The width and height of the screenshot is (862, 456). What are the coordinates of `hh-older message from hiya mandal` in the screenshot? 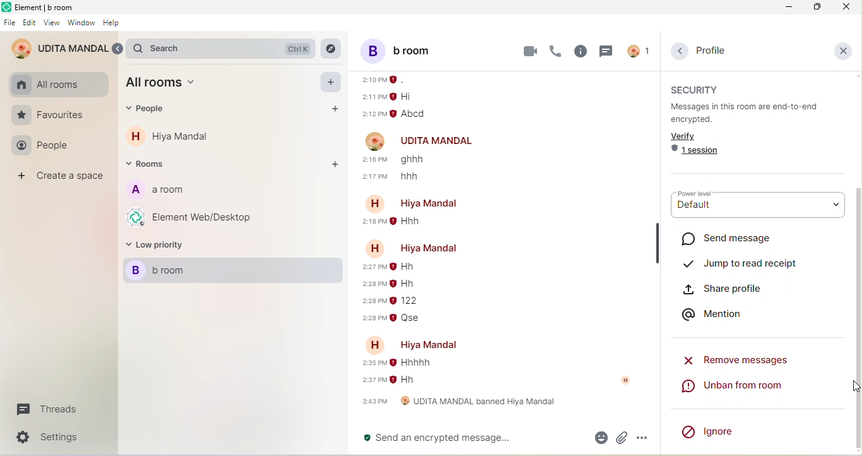 It's located at (403, 283).